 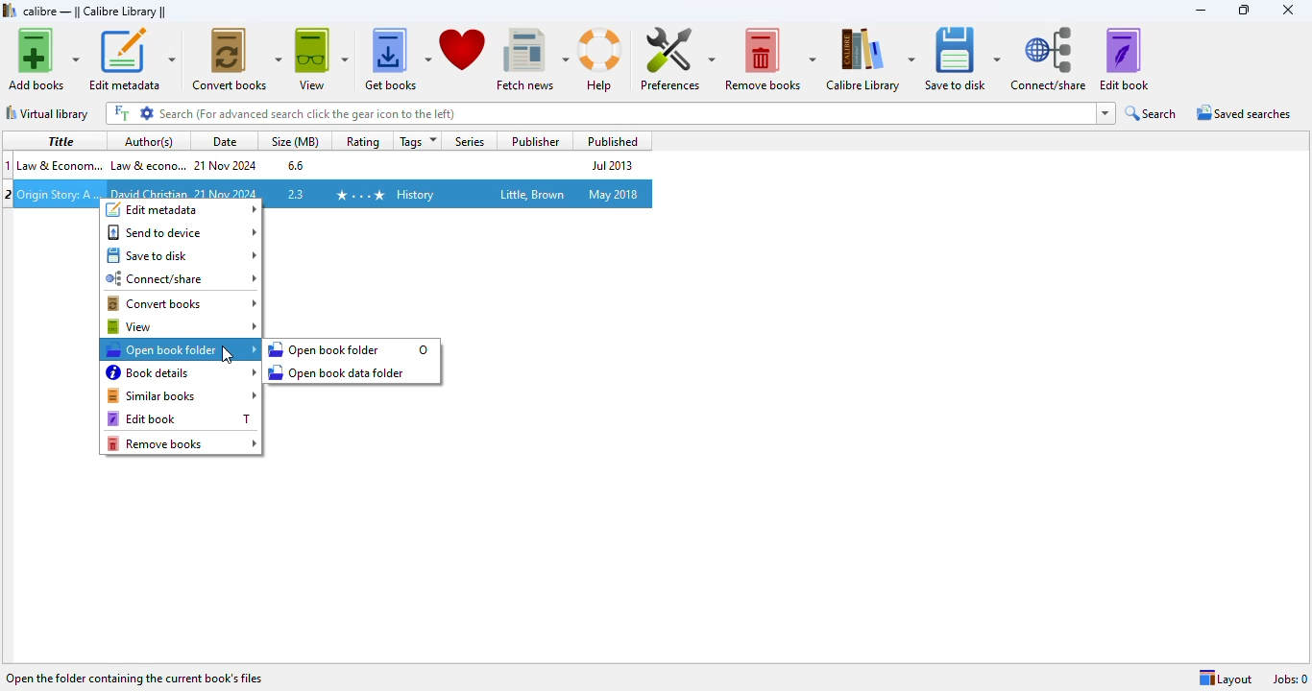 What do you see at coordinates (415, 141) in the screenshot?
I see `tags` at bounding box center [415, 141].